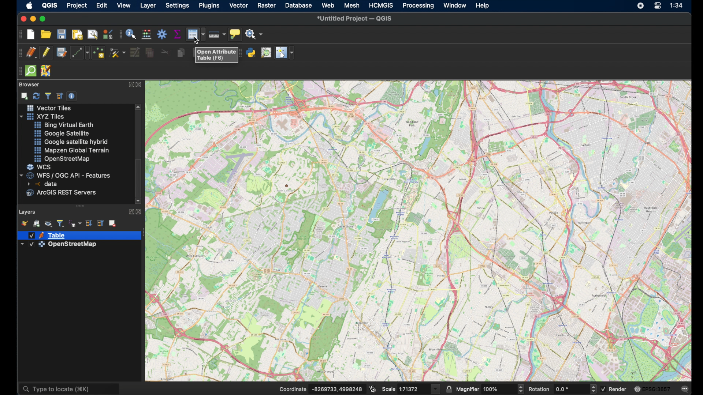 This screenshot has width=703, height=395. I want to click on filter legend by expression, so click(76, 222).